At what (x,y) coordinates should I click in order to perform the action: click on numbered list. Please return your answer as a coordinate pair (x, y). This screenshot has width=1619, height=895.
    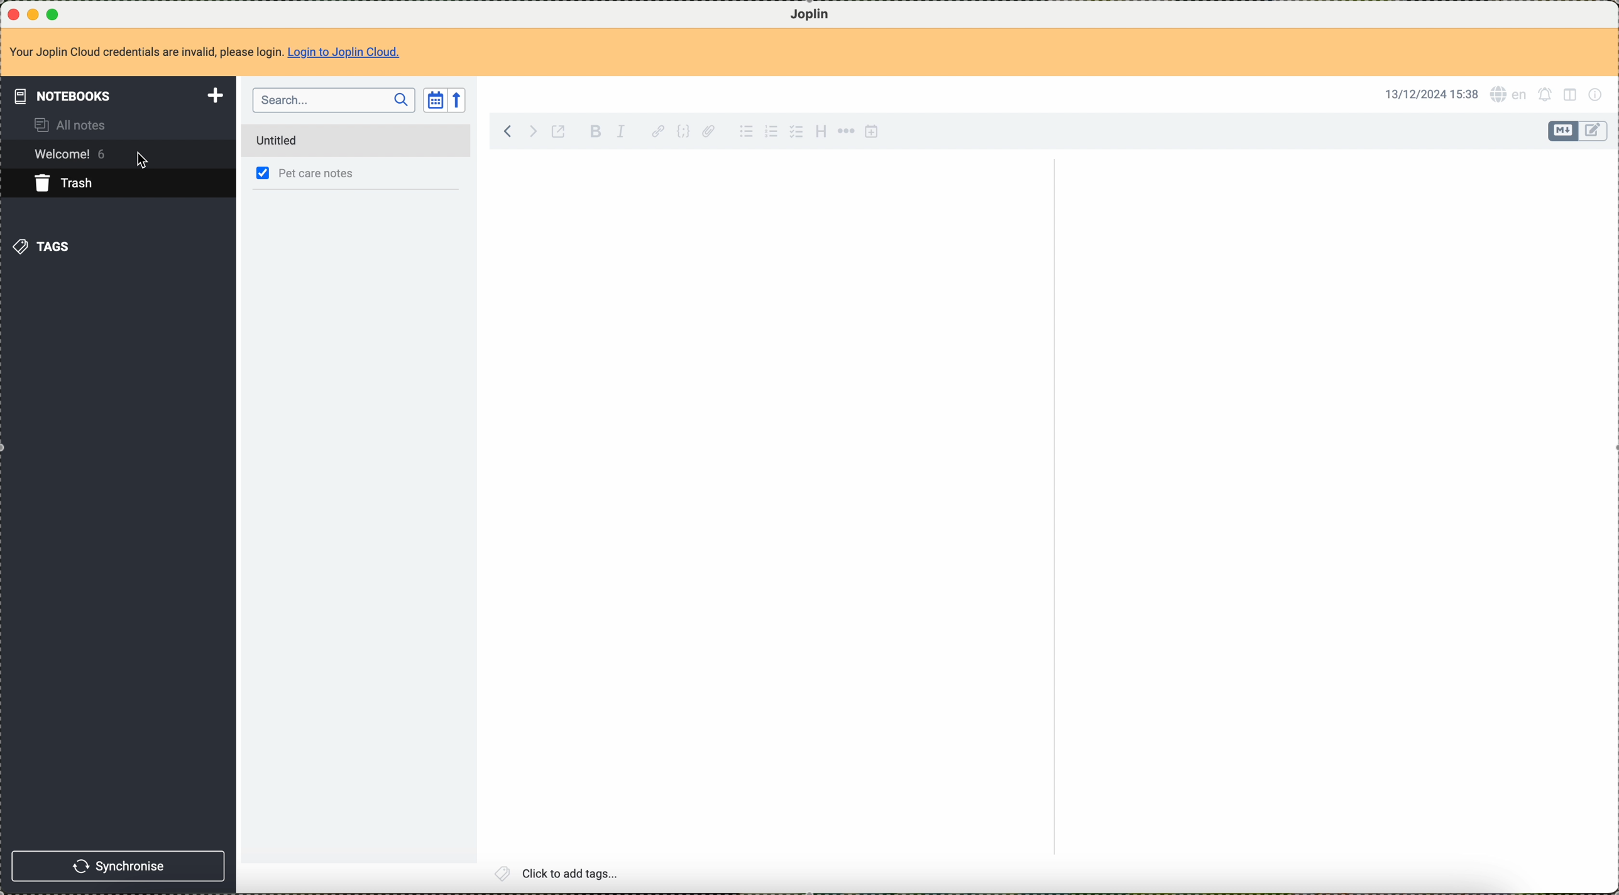
    Looking at the image, I should click on (770, 133).